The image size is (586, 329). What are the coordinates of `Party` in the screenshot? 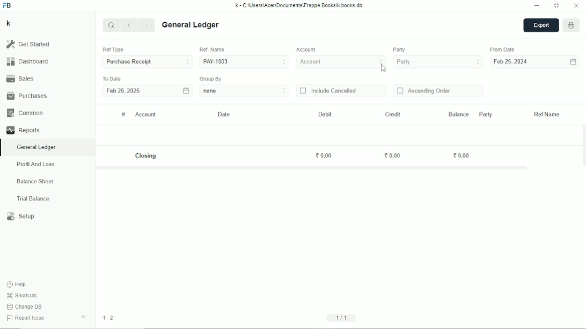 It's located at (438, 62).